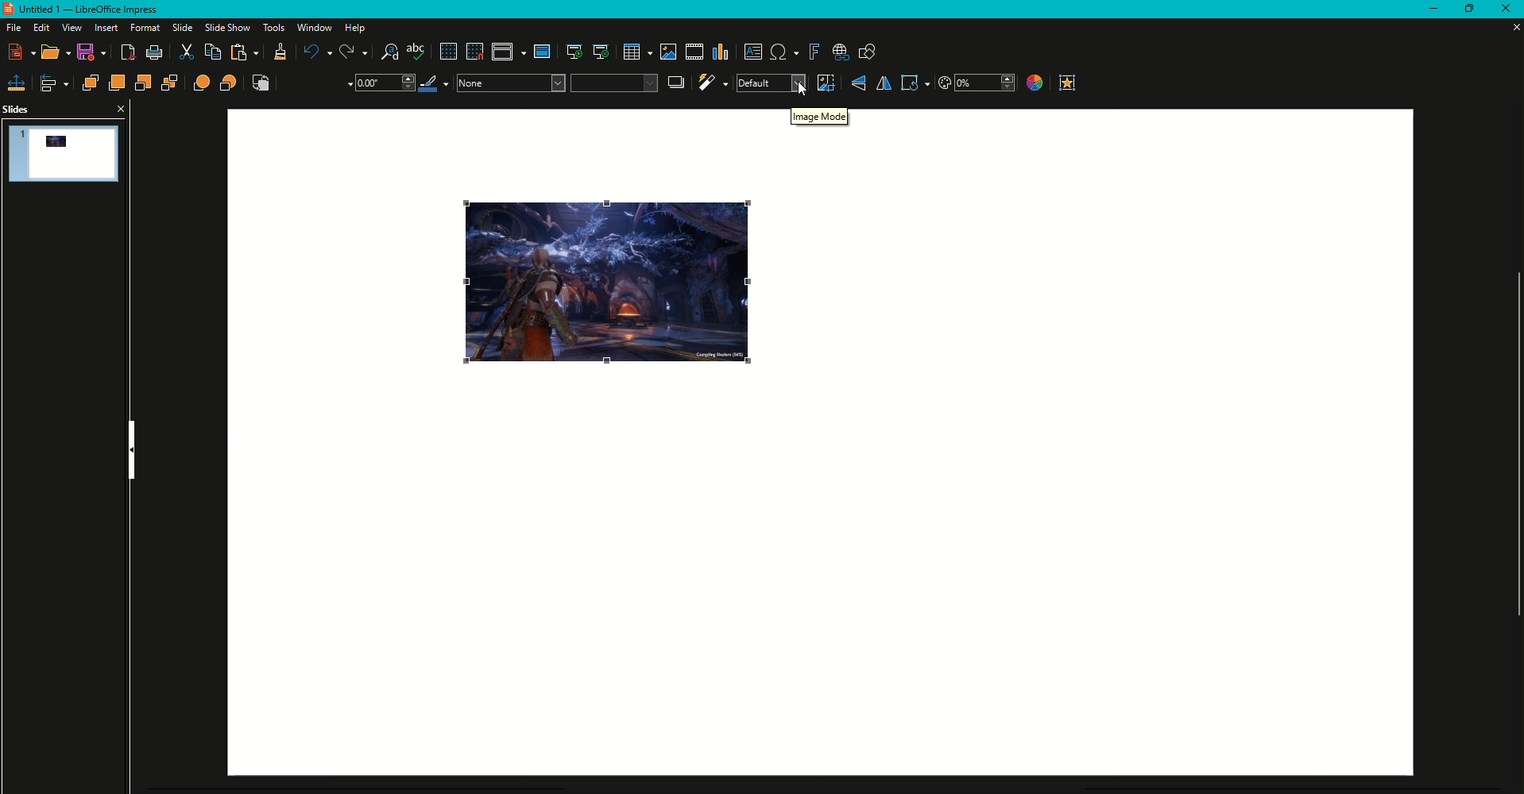 This screenshot has width=1524, height=794. I want to click on In front, so click(203, 83).